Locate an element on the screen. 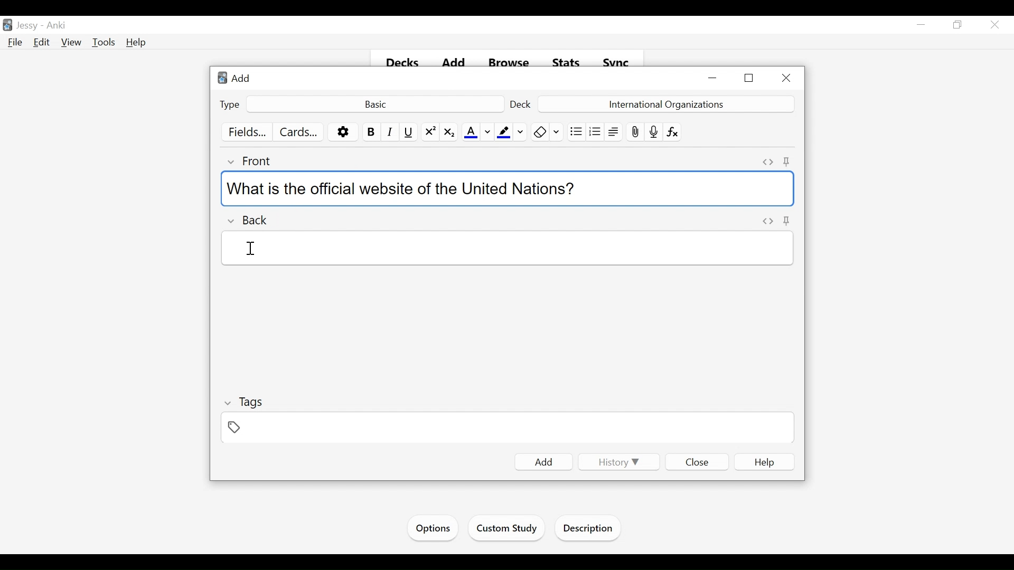 The image size is (1014, 570). Help is located at coordinates (764, 461).